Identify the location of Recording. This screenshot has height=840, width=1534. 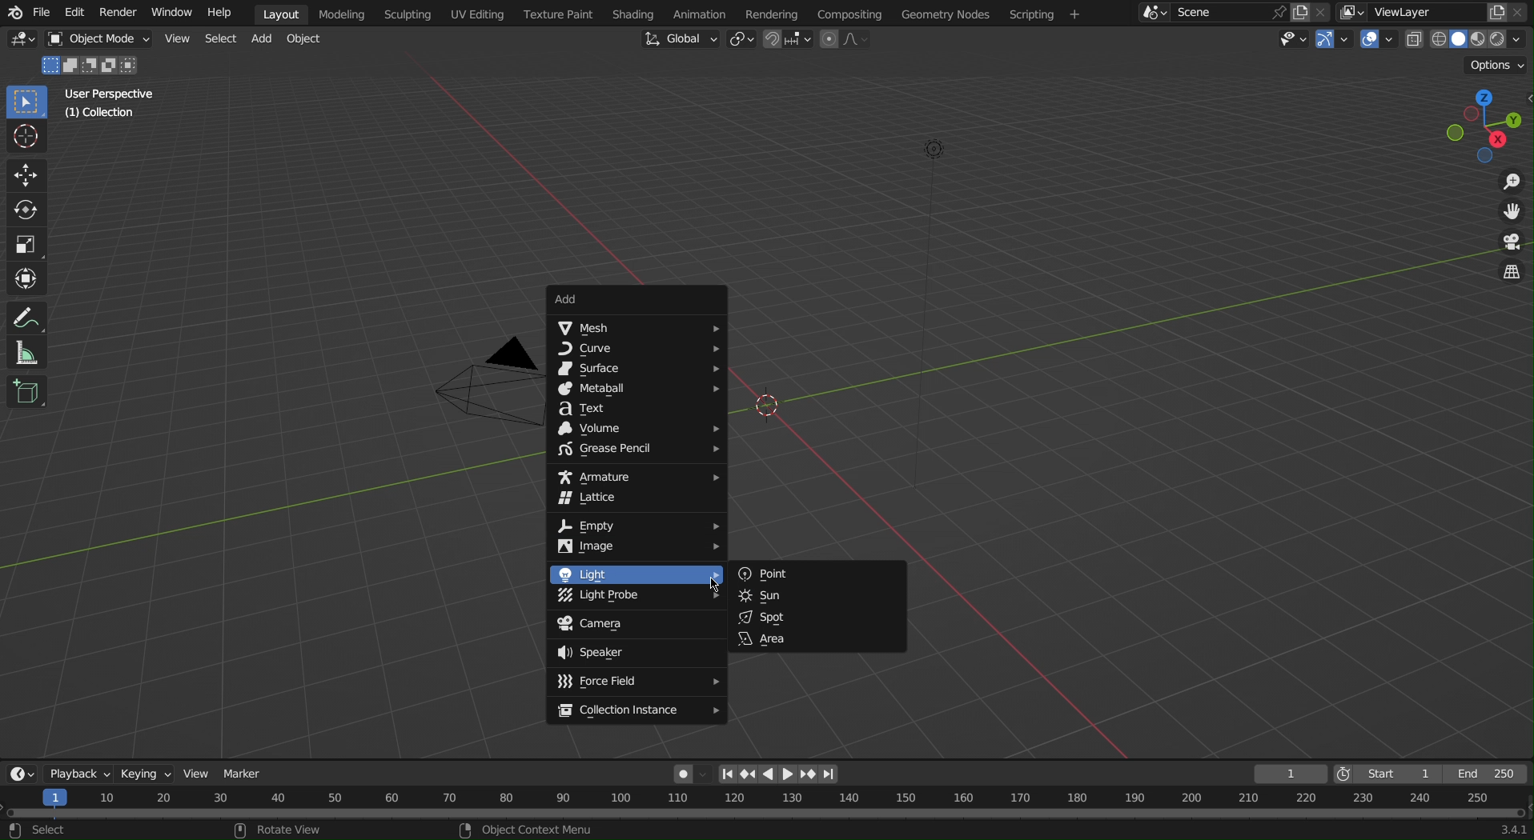
(690, 773).